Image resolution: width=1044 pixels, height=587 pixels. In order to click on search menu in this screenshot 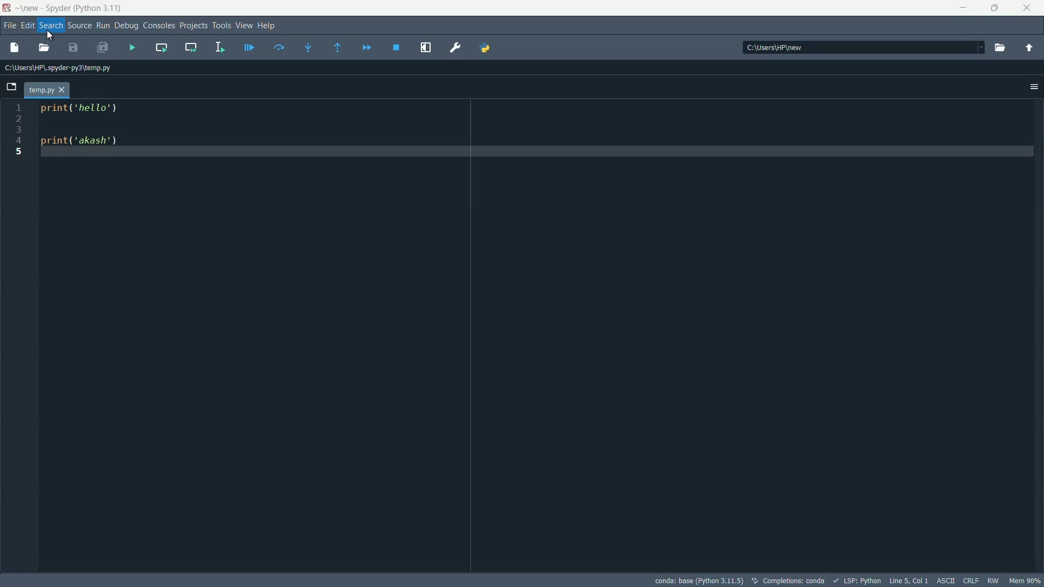, I will do `click(50, 26)`.